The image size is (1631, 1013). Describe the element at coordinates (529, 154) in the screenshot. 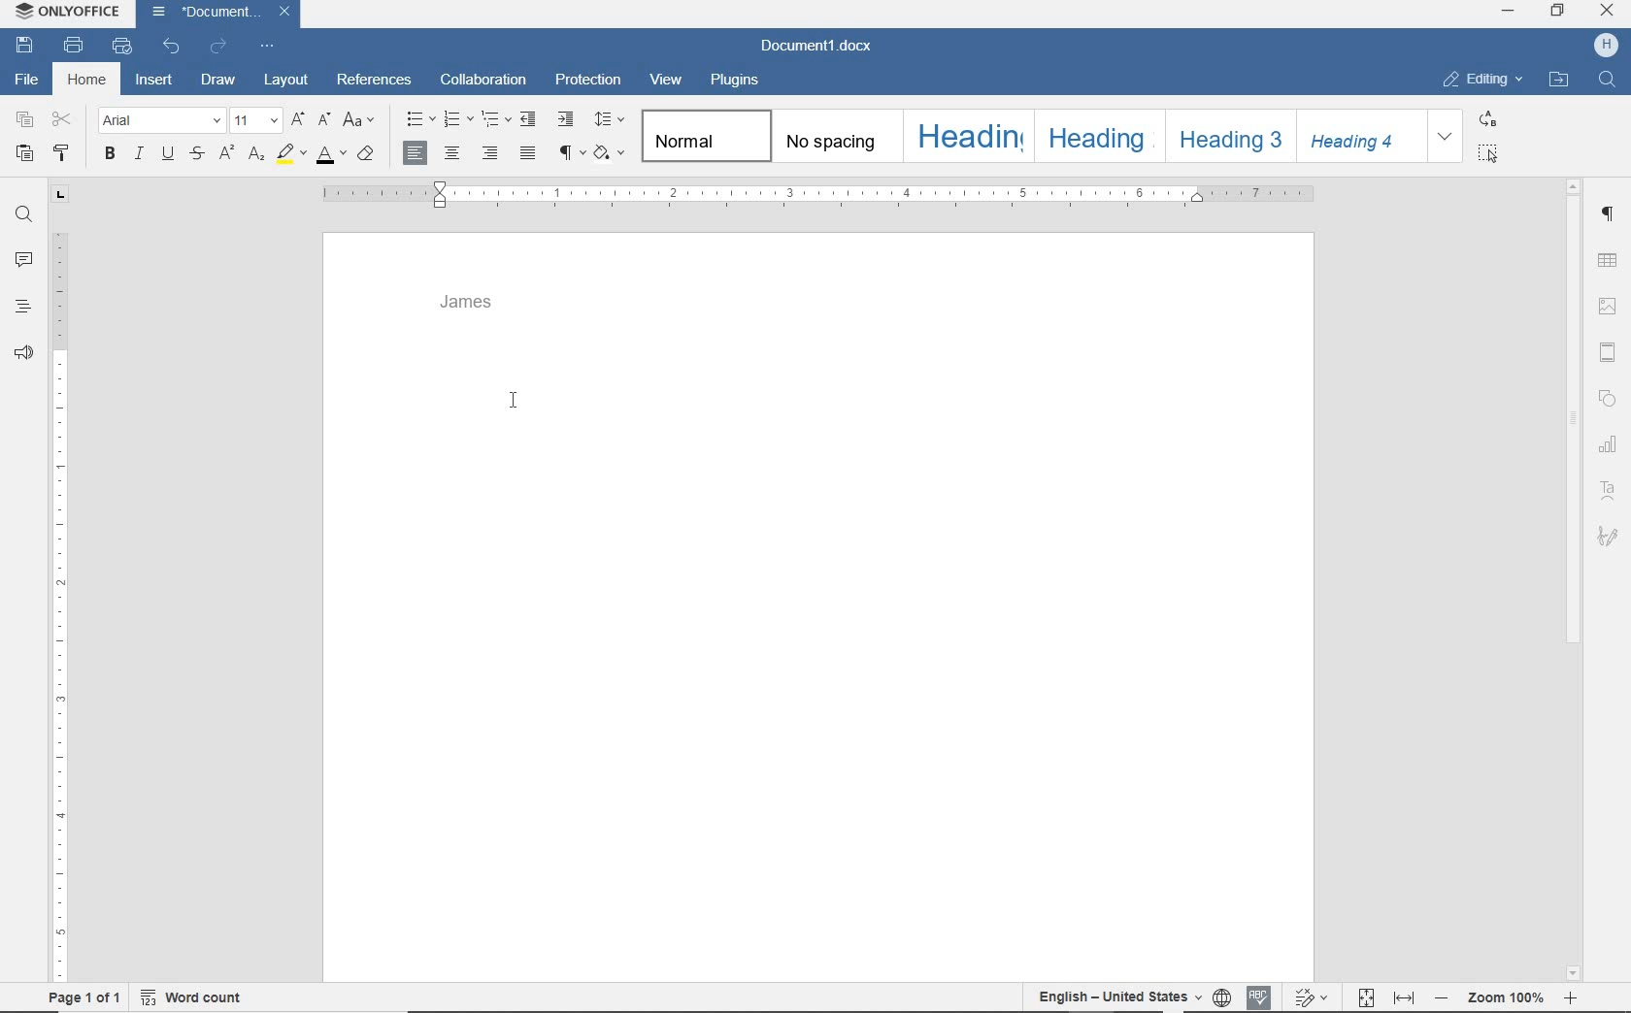

I see `justified` at that location.